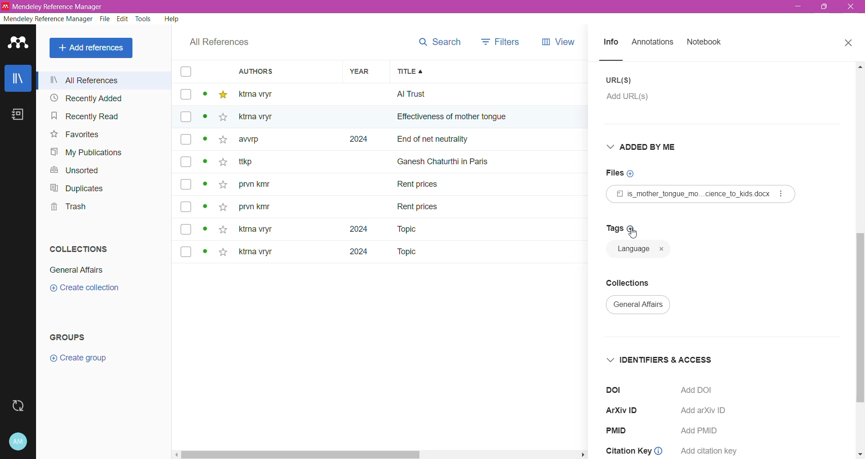 This screenshot has height=459, width=865. Describe the element at coordinates (438, 42) in the screenshot. I see `search` at that location.